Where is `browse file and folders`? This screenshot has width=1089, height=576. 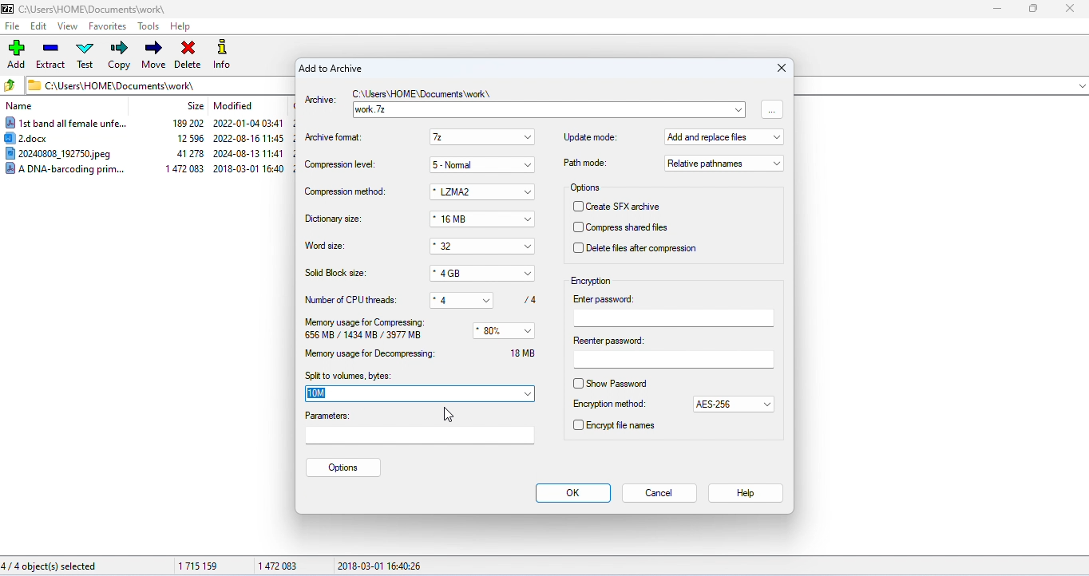
browse file and folders is located at coordinates (773, 108).